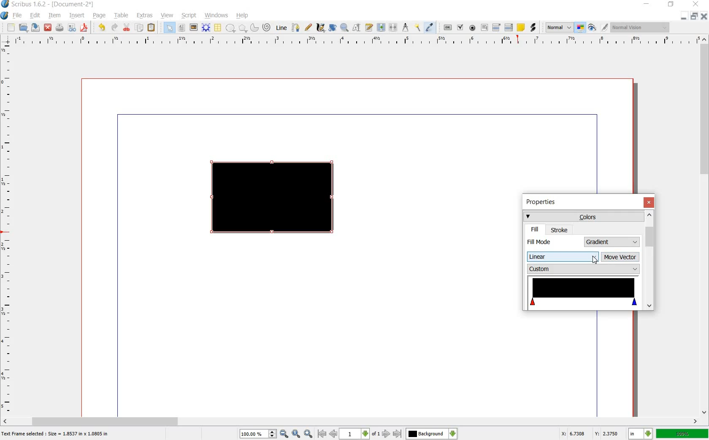 The width and height of the screenshot is (709, 440). Describe the element at coordinates (620, 258) in the screenshot. I see `move vector` at that location.